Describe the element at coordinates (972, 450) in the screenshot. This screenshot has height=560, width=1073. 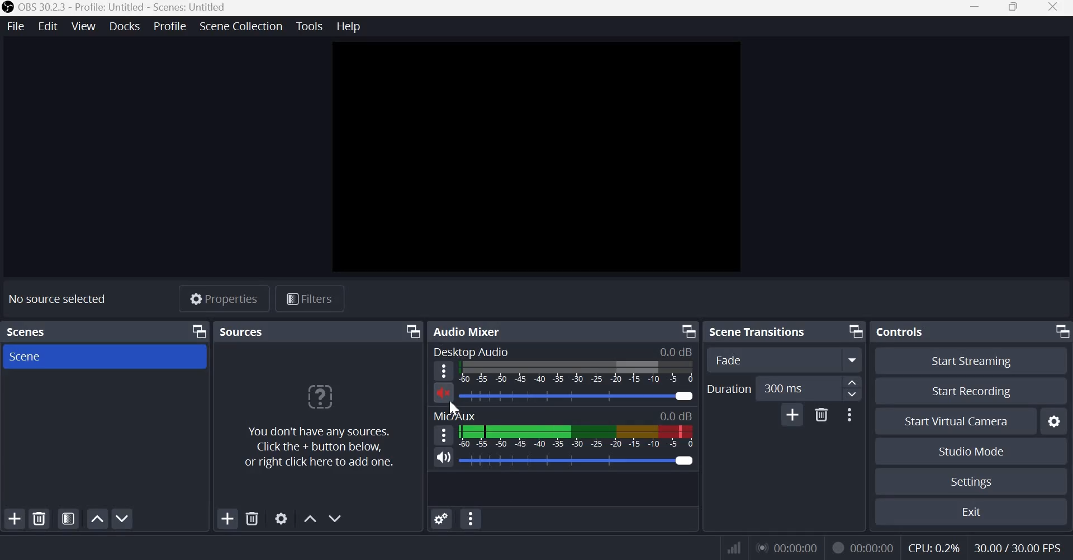
I see `Studio Mode` at that location.